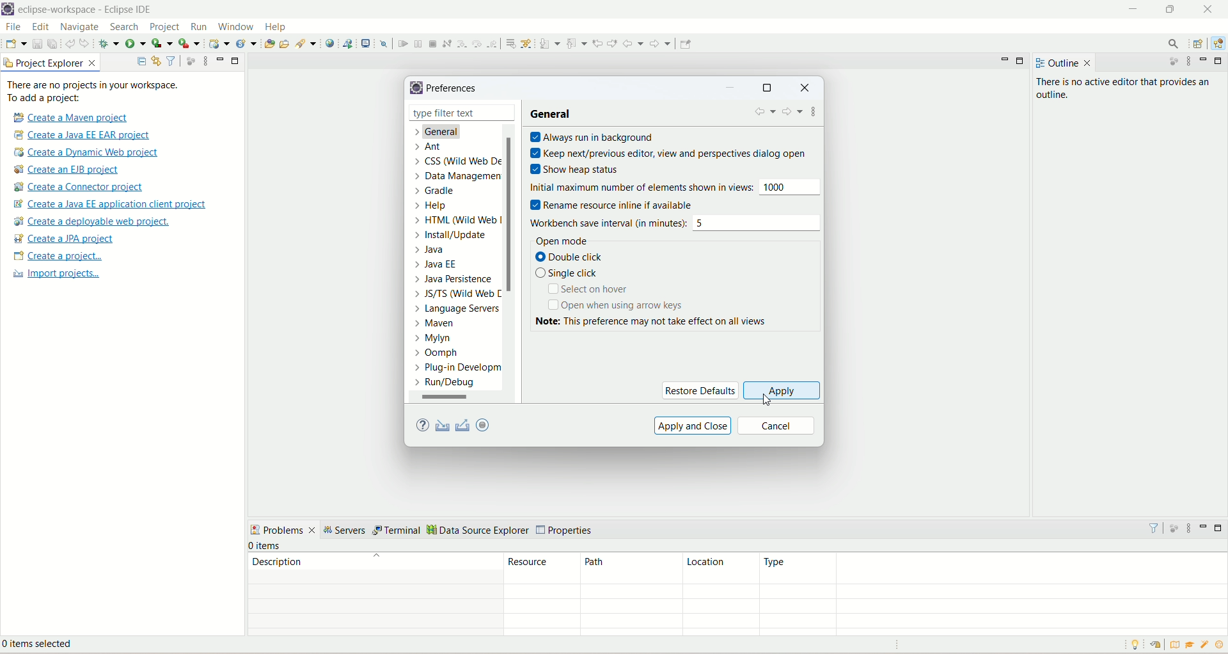 The height and width of the screenshot is (654, 1228). What do you see at coordinates (767, 89) in the screenshot?
I see `maximize` at bounding box center [767, 89].